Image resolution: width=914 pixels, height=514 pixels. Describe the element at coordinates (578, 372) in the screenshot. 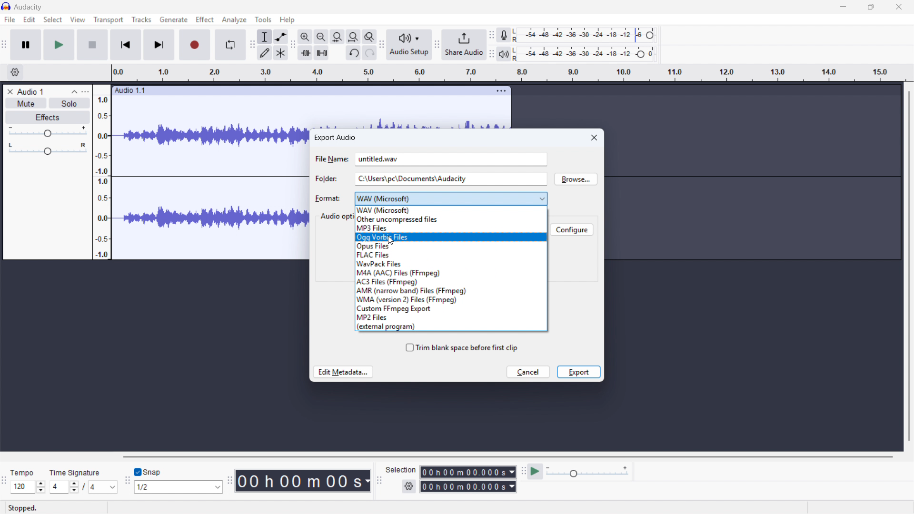

I see `Export ` at that location.